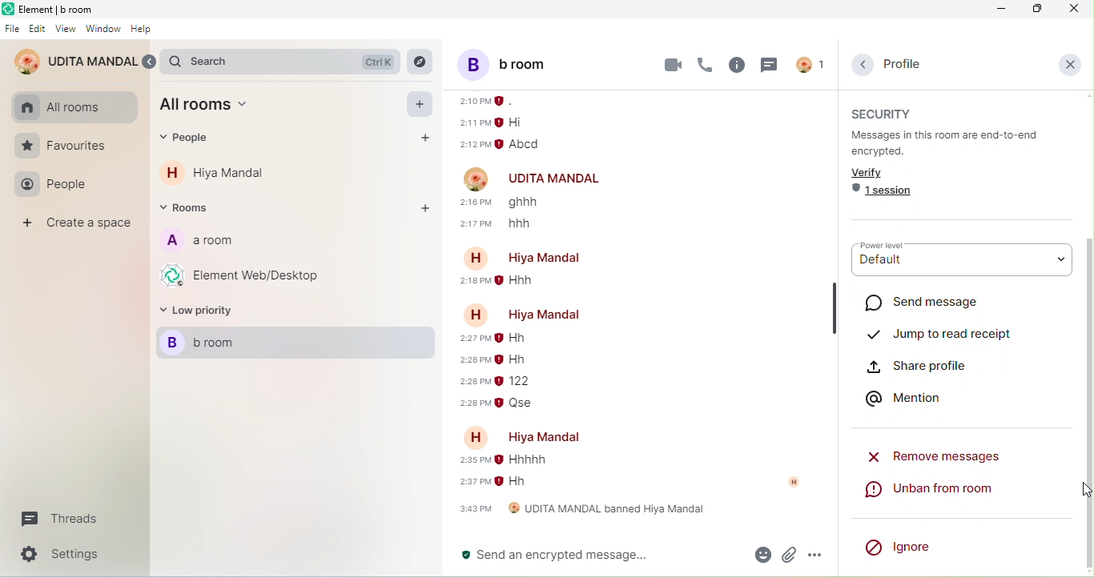 The width and height of the screenshot is (1094, 578). What do you see at coordinates (521, 404) in the screenshot?
I see `qse-older message from hiya mandal` at bounding box center [521, 404].